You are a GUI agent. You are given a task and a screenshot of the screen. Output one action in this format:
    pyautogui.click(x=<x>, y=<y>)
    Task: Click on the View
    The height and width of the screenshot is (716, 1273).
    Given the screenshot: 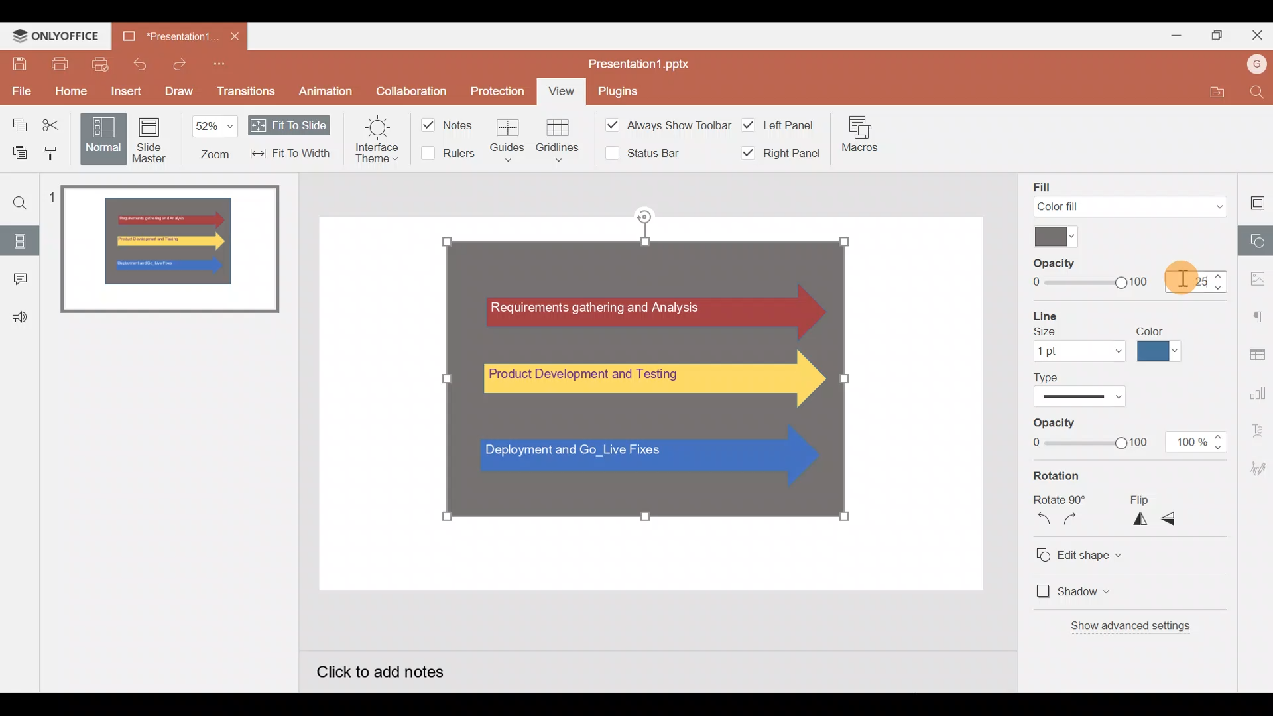 What is the action you would take?
    pyautogui.click(x=562, y=92)
    